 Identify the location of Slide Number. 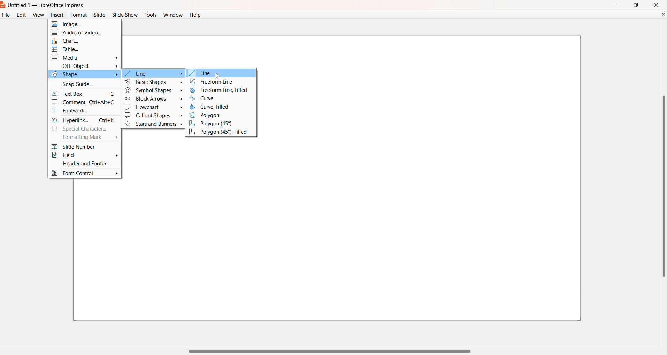
(83, 147).